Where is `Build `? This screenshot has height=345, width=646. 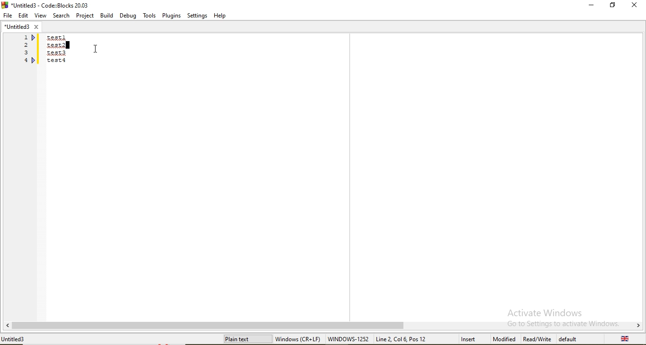
Build  is located at coordinates (107, 16).